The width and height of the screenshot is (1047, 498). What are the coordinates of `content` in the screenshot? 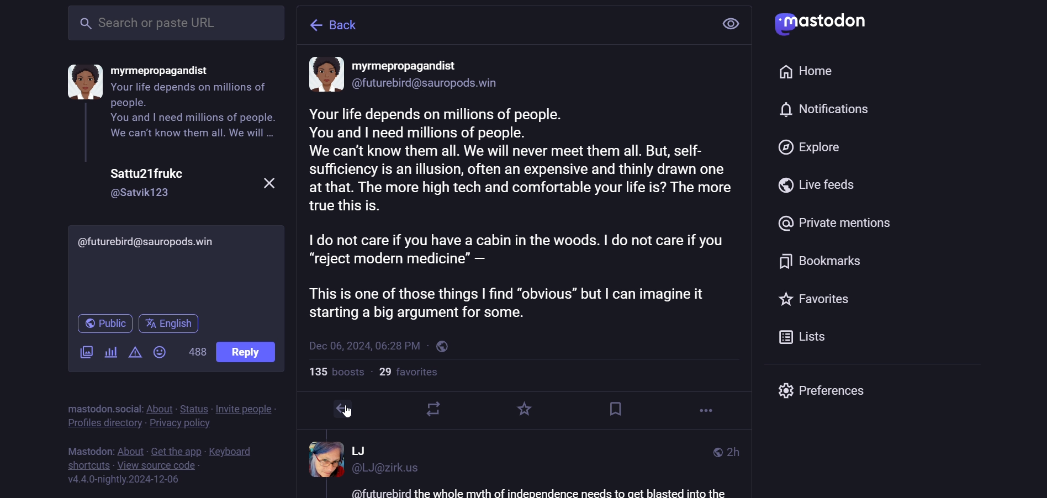 It's located at (522, 214).